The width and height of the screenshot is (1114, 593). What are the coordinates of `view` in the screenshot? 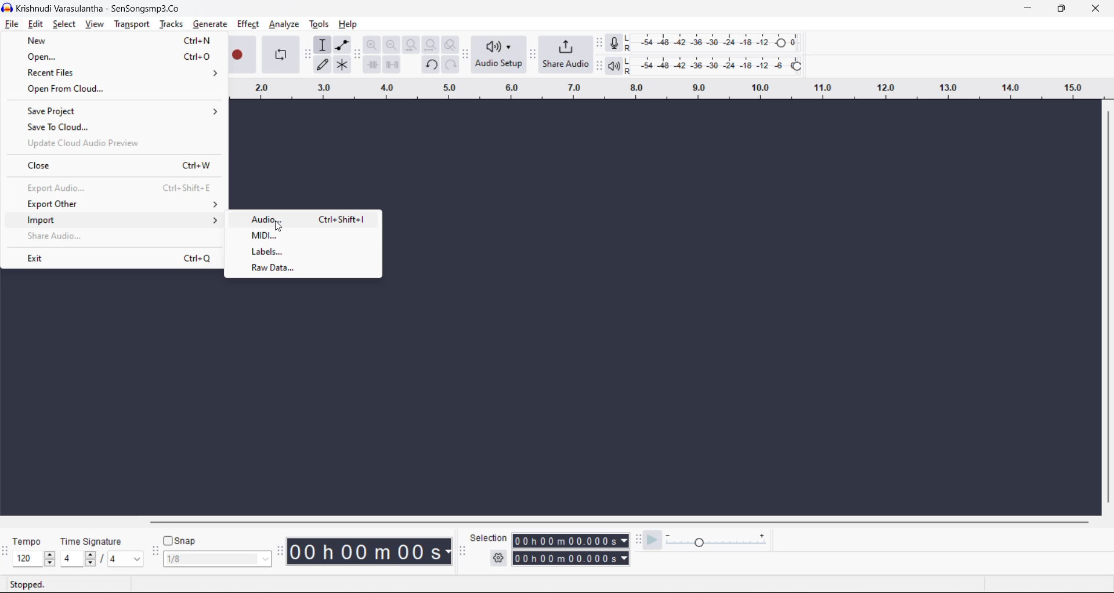 It's located at (96, 24).